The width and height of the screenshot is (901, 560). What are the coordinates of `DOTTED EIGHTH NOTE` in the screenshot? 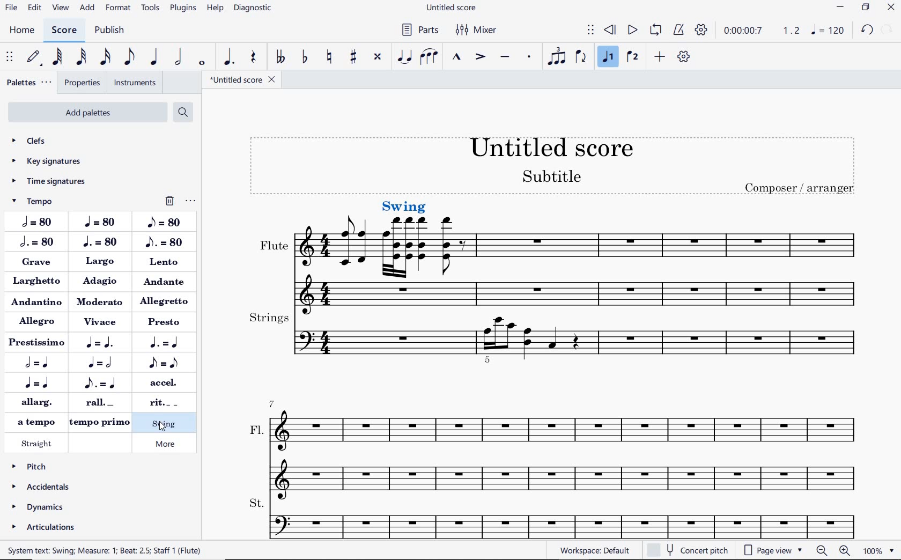 It's located at (164, 241).